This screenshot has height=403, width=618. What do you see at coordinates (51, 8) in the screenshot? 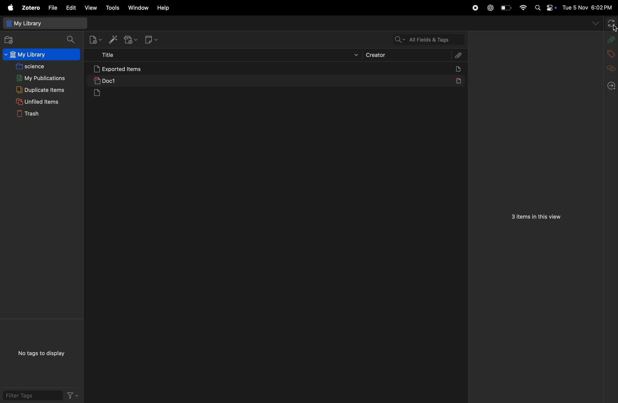
I see `file` at bounding box center [51, 8].